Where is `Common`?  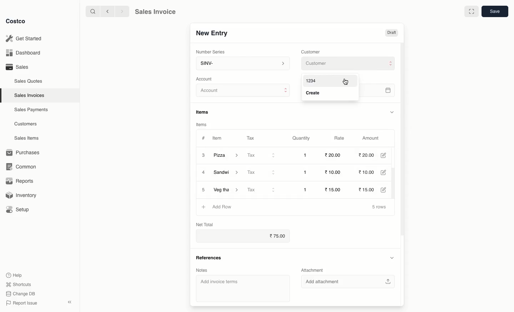 Common is located at coordinates (24, 167).